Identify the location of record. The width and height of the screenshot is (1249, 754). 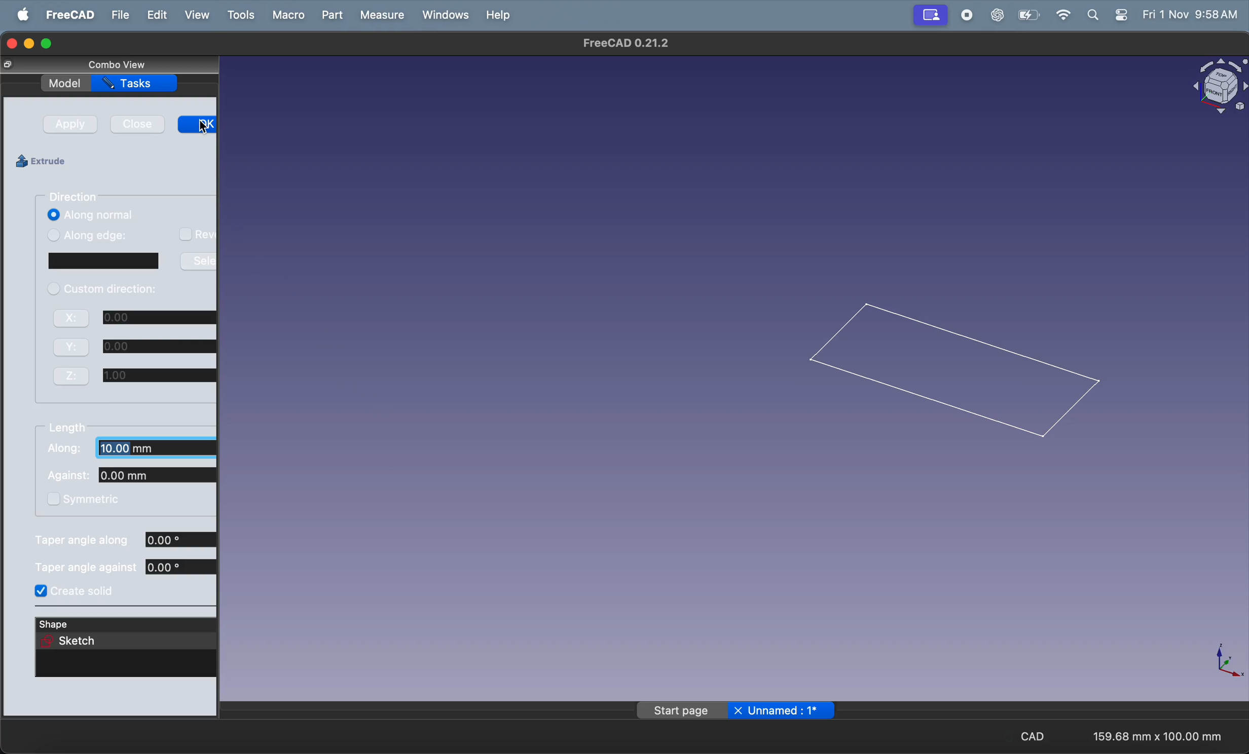
(968, 15).